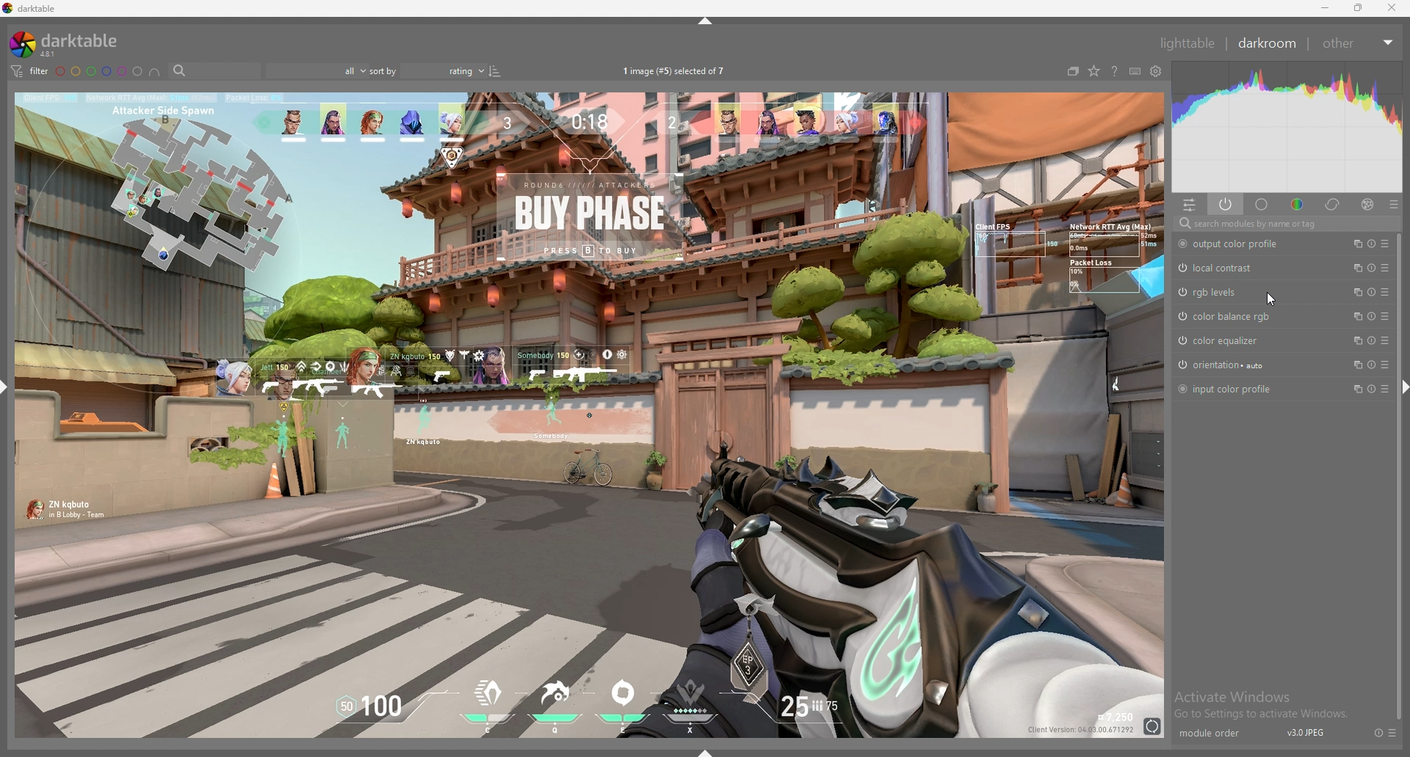 The height and width of the screenshot is (757, 1410). I want to click on help, so click(1115, 71).